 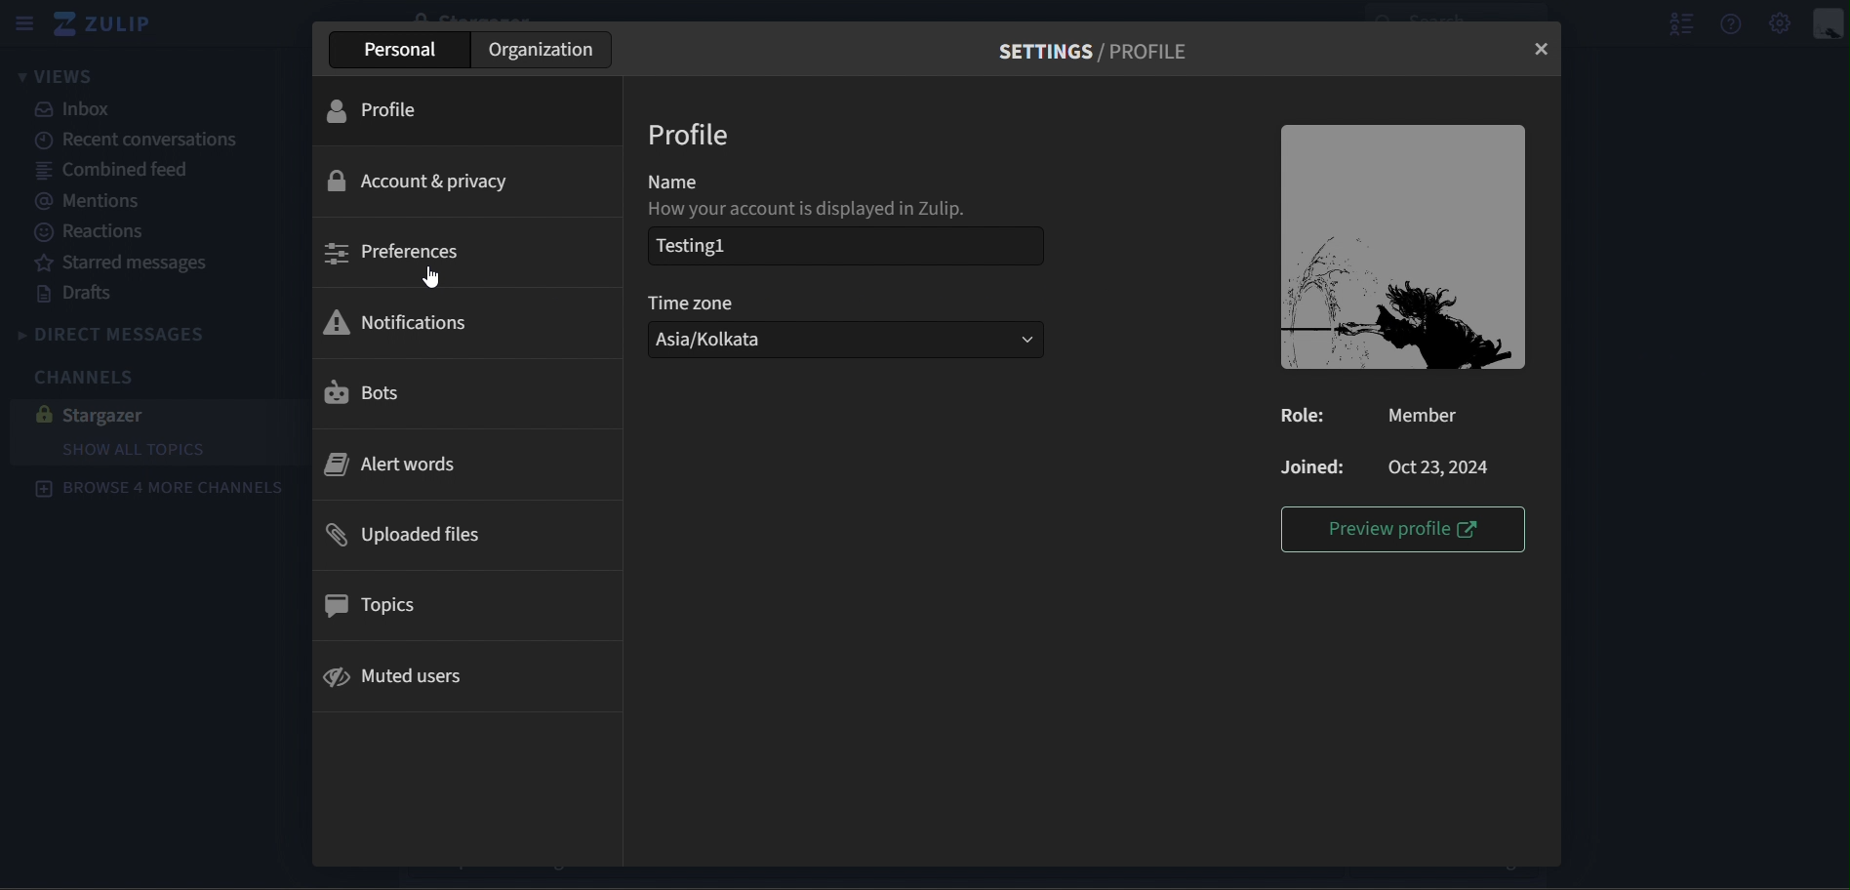 What do you see at coordinates (83, 110) in the screenshot?
I see `inbox` at bounding box center [83, 110].